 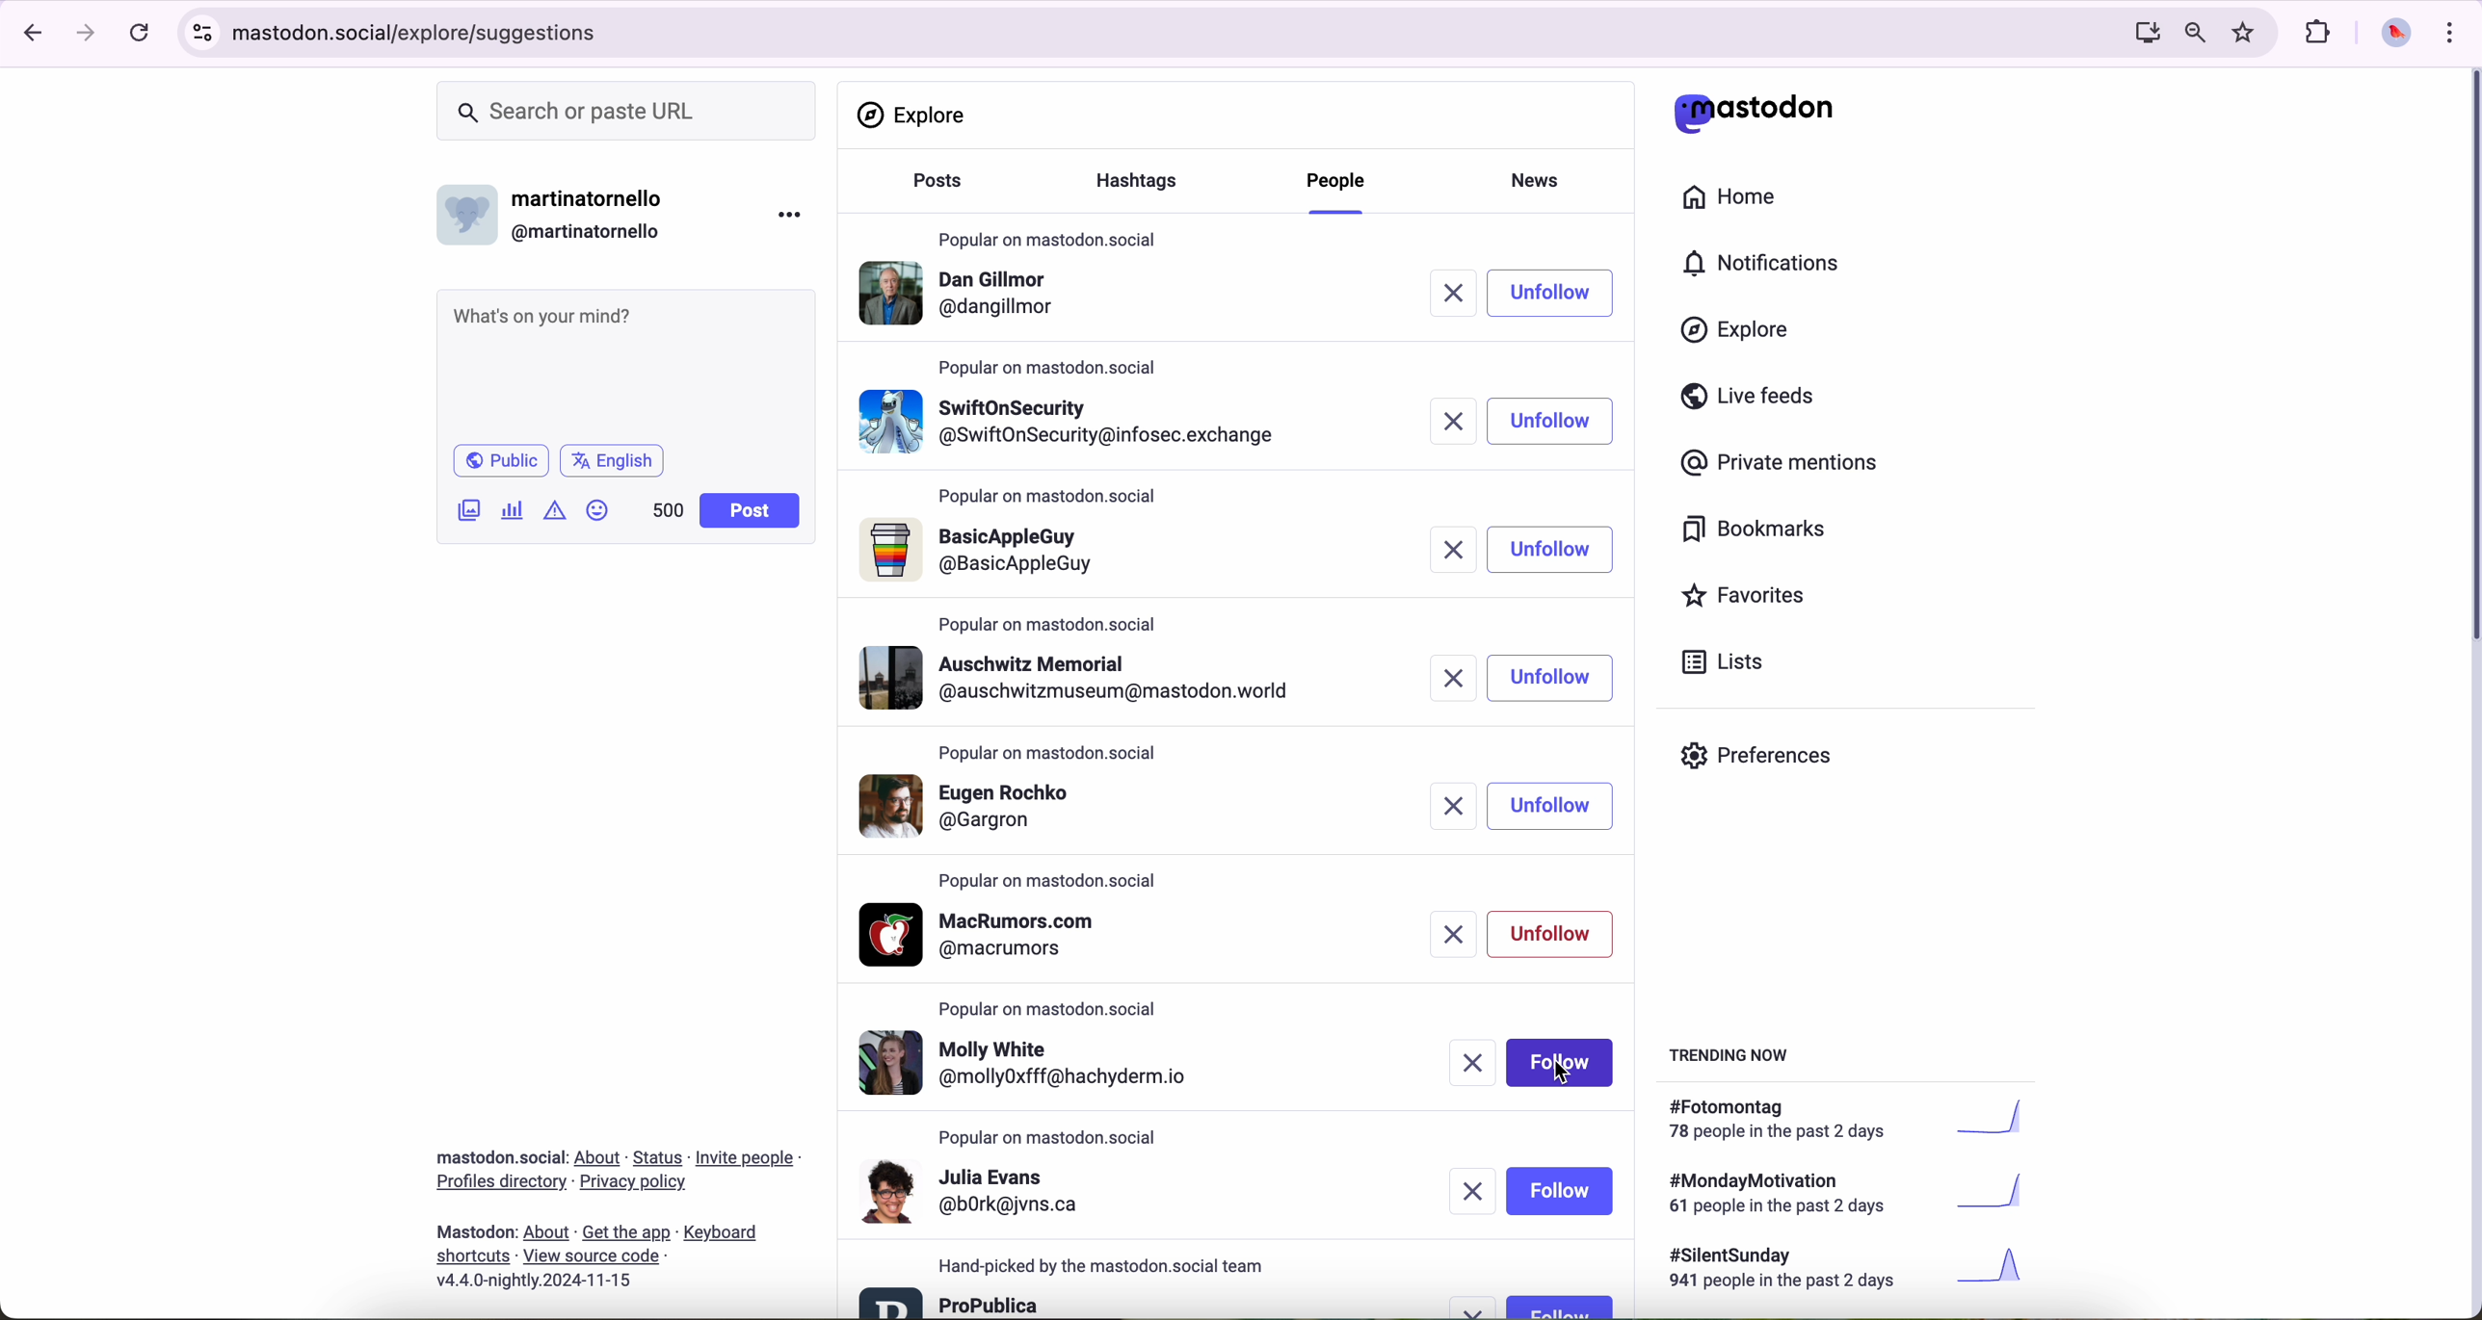 What do you see at coordinates (932, 190) in the screenshot?
I see `posts` at bounding box center [932, 190].